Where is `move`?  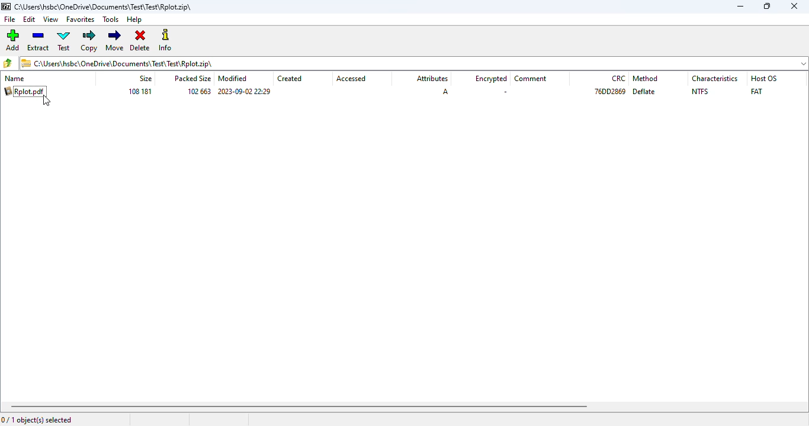 move is located at coordinates (115, 40).